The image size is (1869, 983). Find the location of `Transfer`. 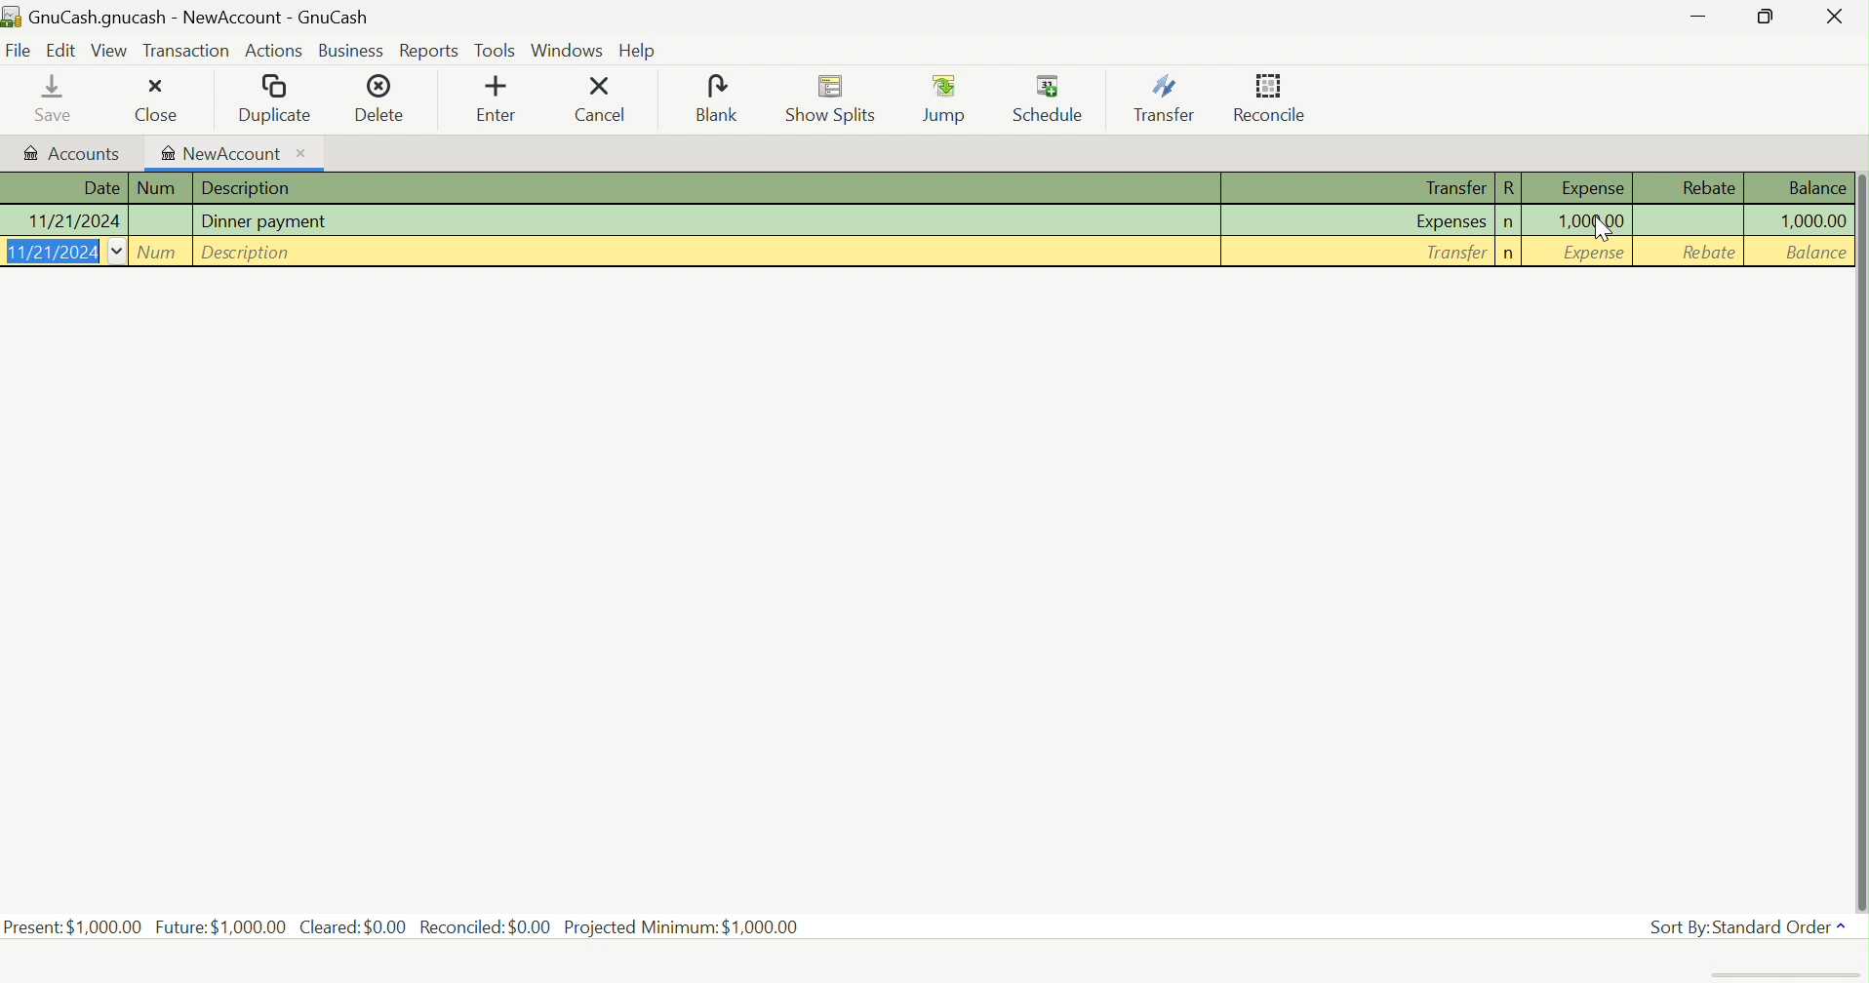

Transfer is located at coordinates (1453, 254).